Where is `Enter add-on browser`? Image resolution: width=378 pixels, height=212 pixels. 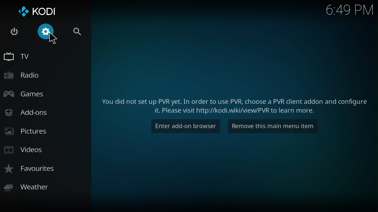 Enter add-on browser is located at coordinates (184, 126).